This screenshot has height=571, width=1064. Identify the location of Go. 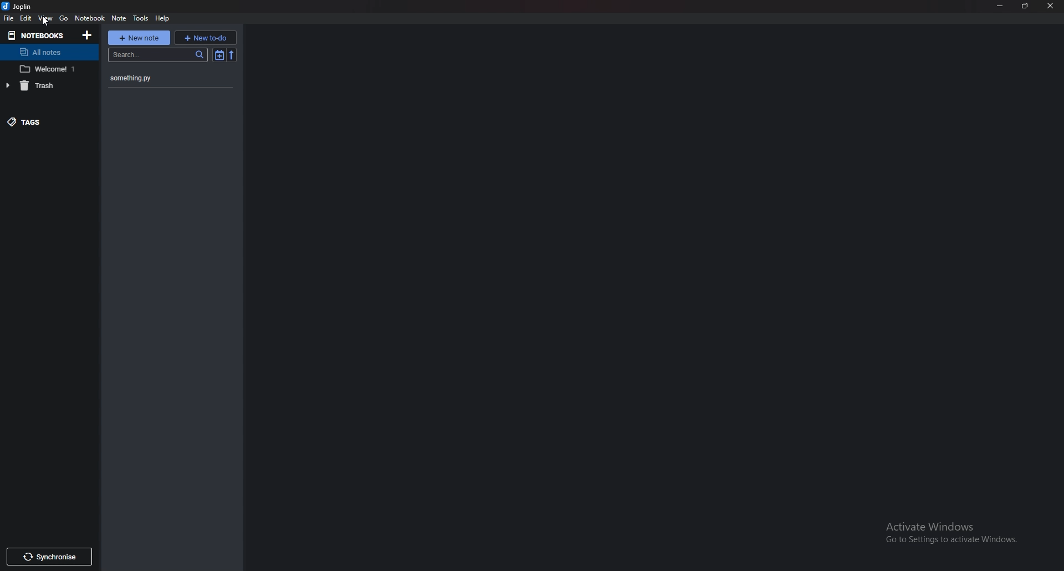
(64, 18).